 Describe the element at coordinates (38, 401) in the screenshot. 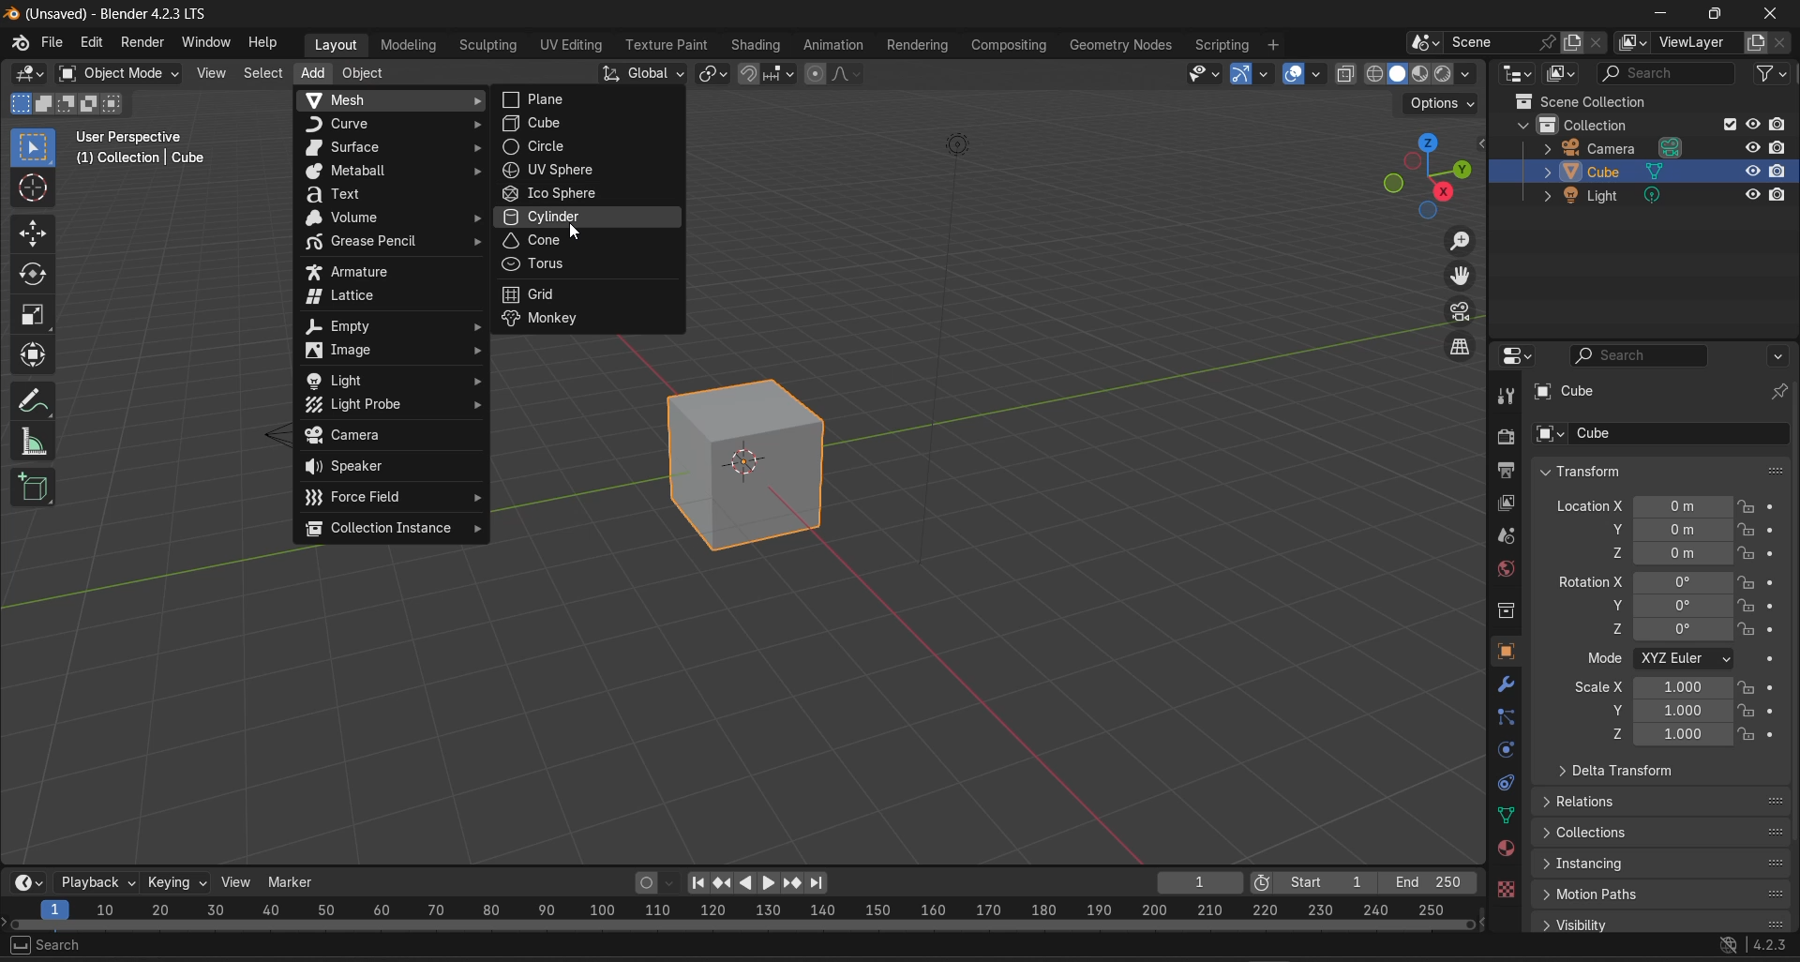

I see `annotate` at that location.